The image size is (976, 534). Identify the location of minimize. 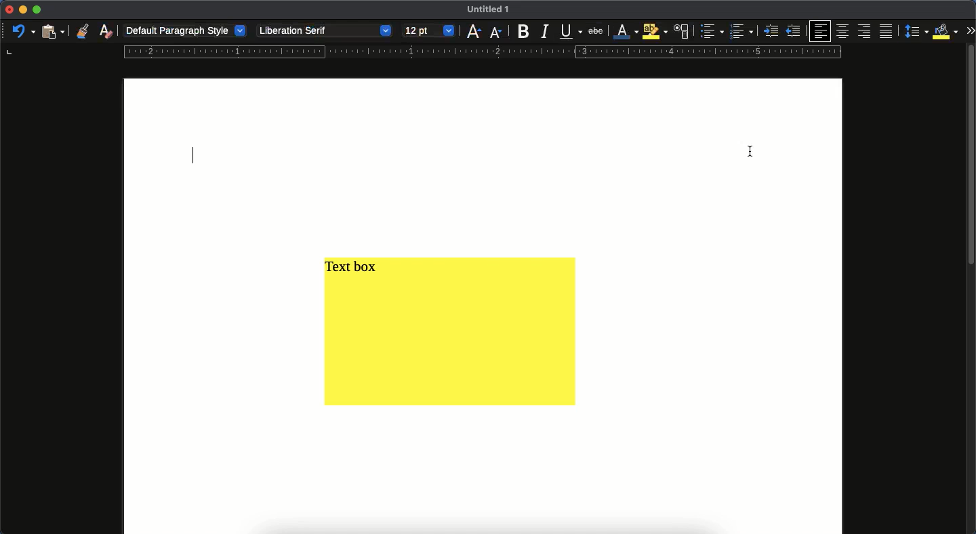
(22, 10).